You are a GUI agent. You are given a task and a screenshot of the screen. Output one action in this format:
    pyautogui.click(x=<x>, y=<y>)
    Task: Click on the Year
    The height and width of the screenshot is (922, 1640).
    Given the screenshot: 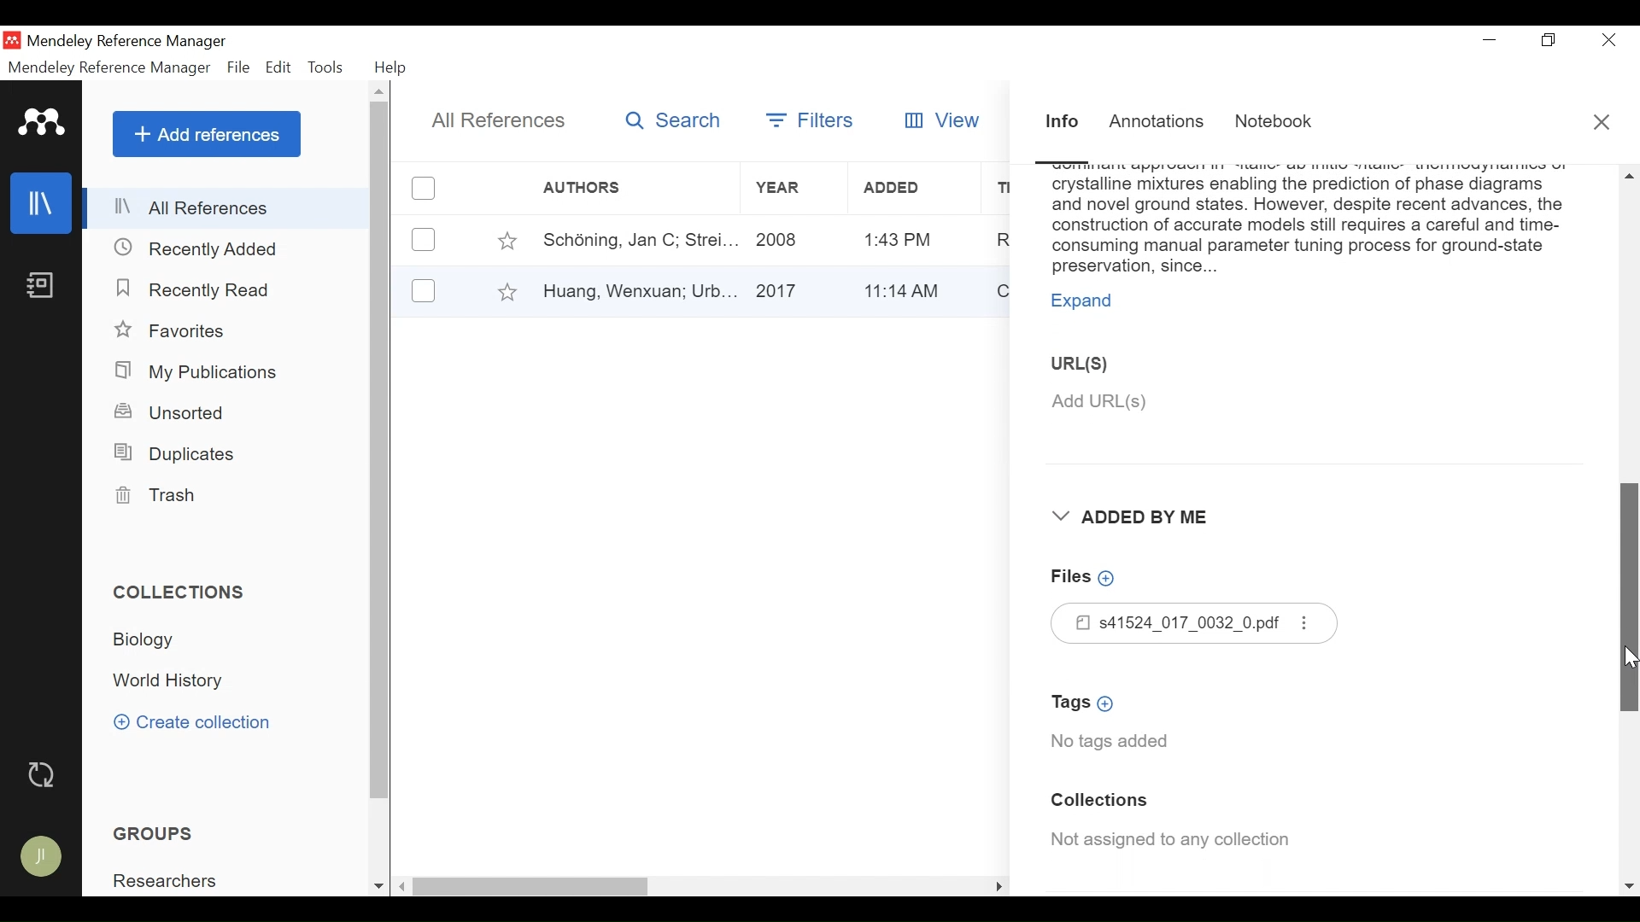 What is the action you would take?
    pyautogui.click(x=788, y=188)
    